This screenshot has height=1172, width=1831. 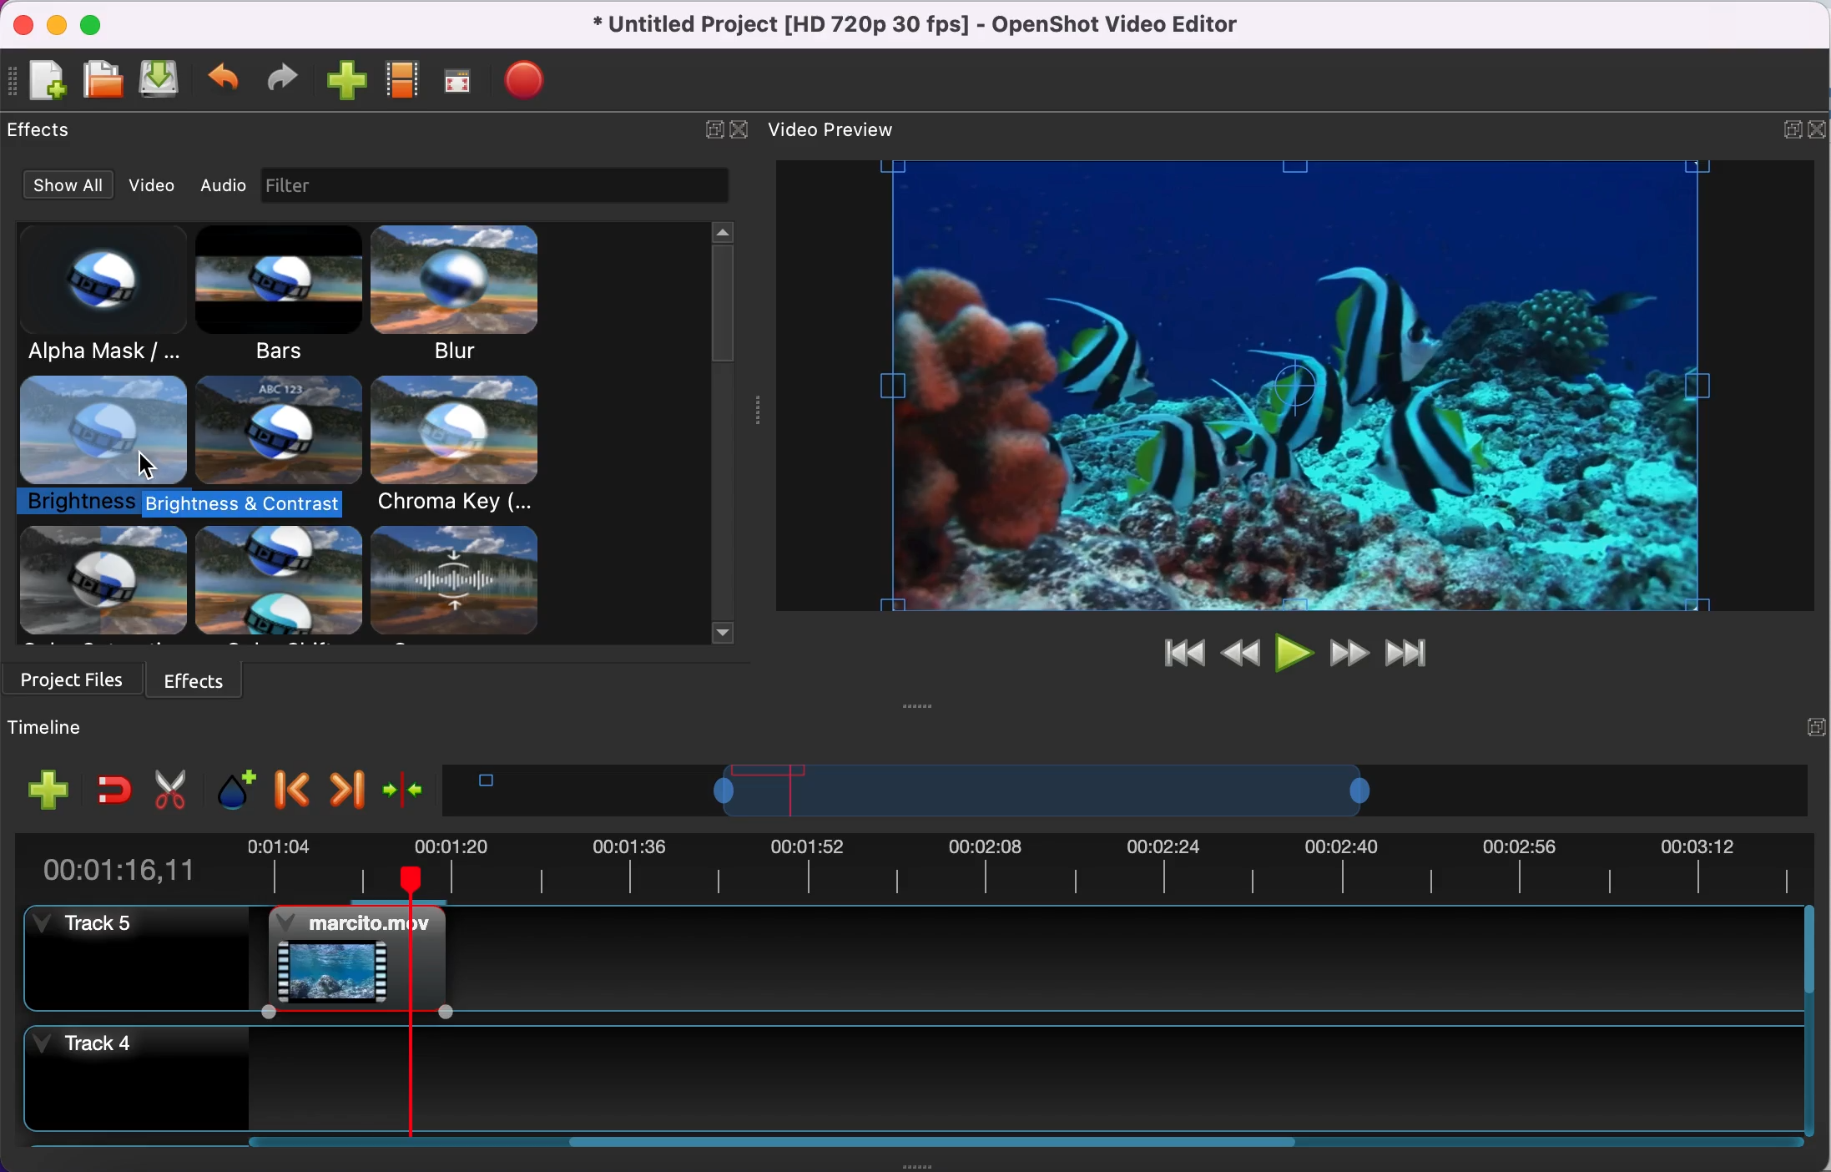 What do you see at coordinates (709, 127) in the screenshot?
I see `expand/hide` at bounding box center [709, 127].